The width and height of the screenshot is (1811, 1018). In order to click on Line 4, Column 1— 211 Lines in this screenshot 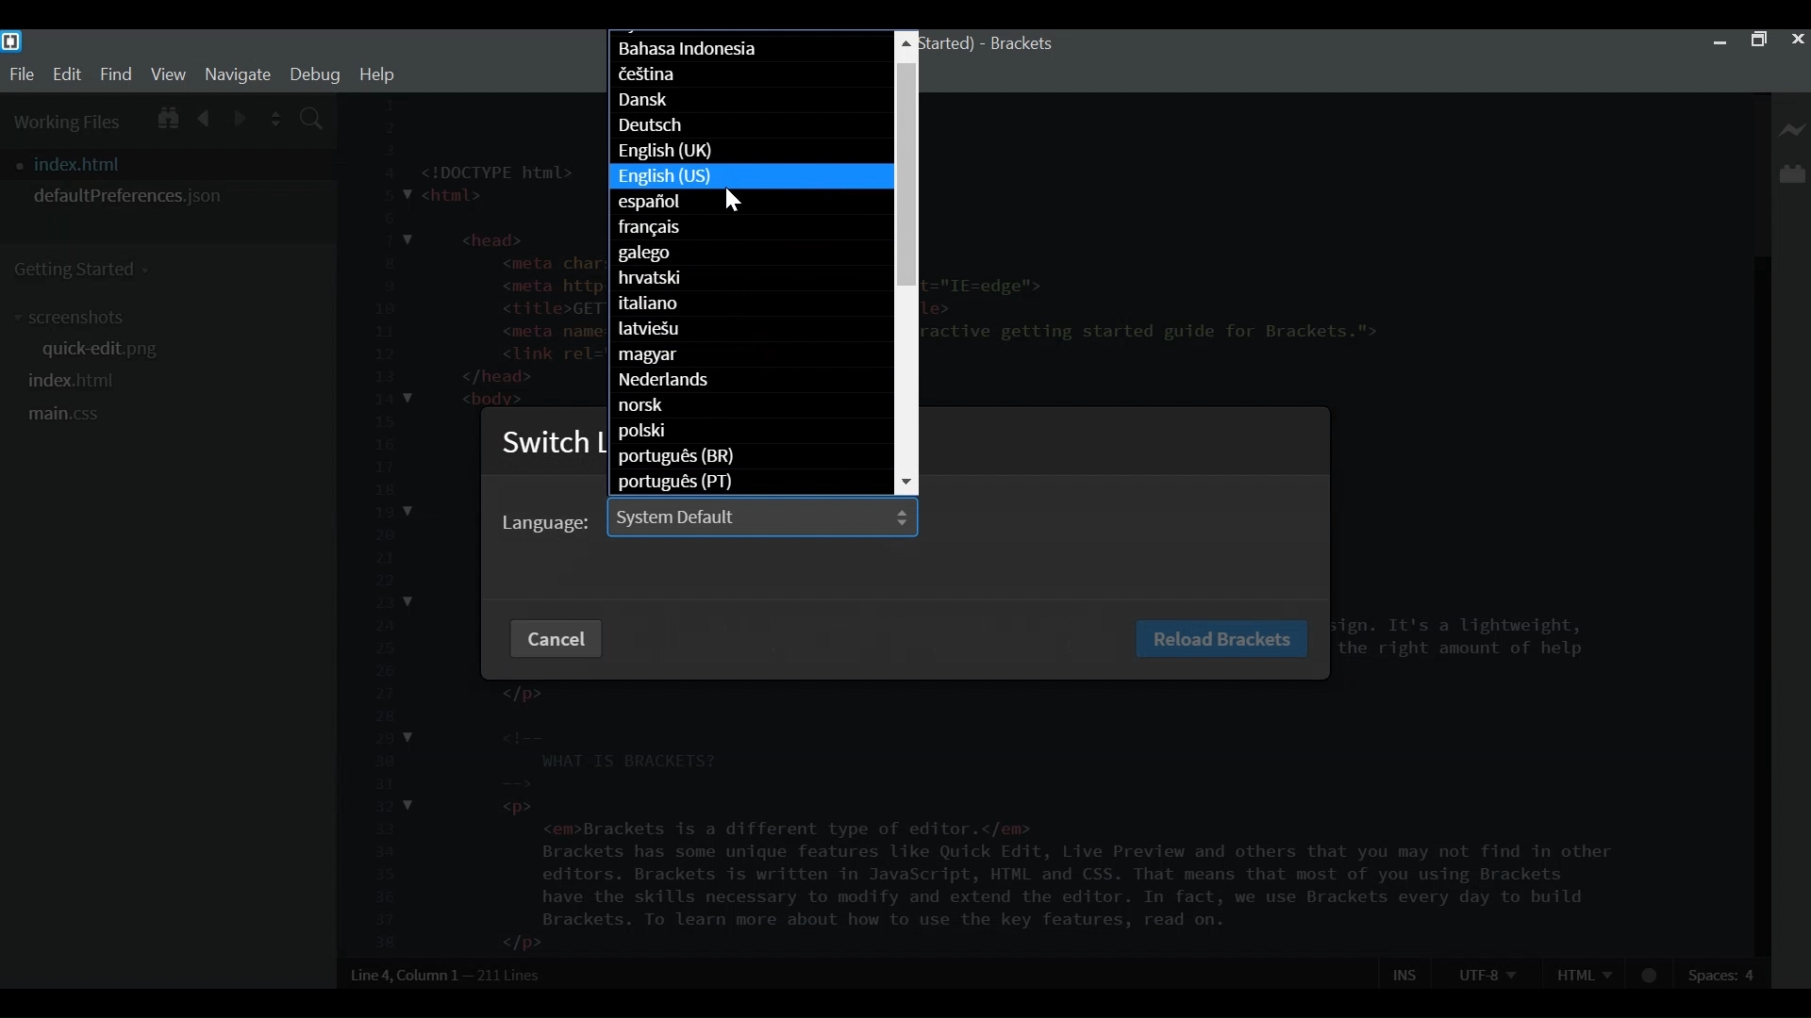, I will do `click(447, 975)`.